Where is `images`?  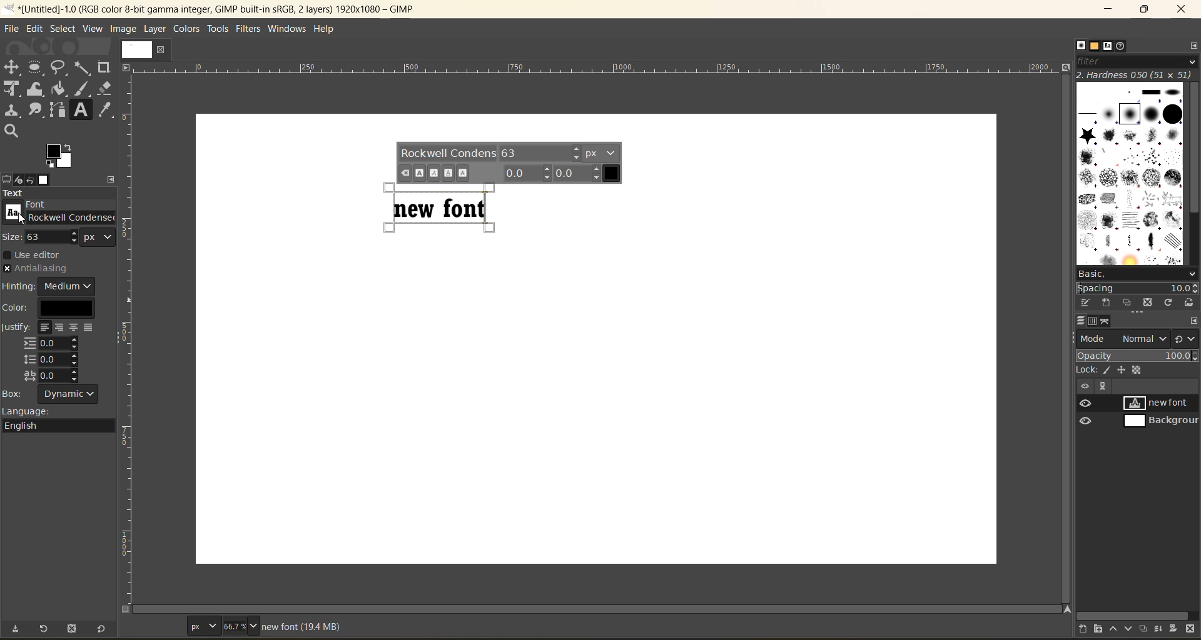 images is located at coordinates (47, 180).